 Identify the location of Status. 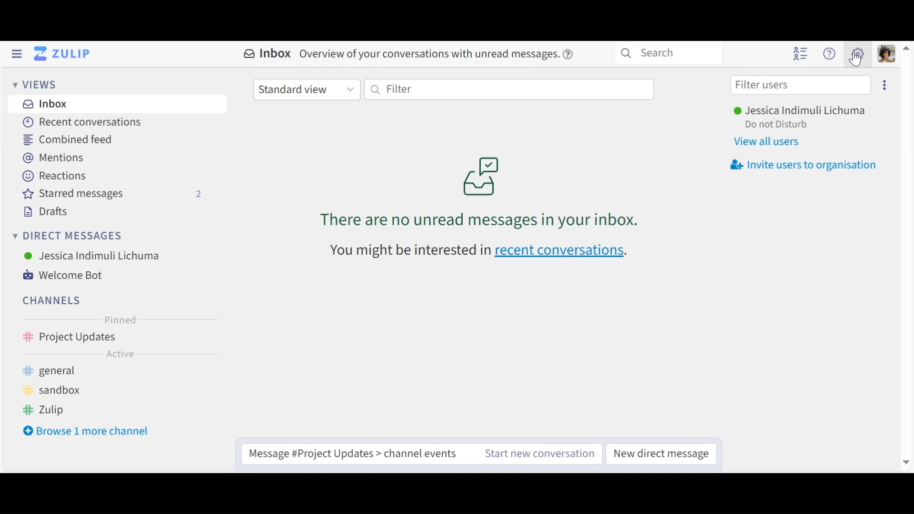
(776, 125).